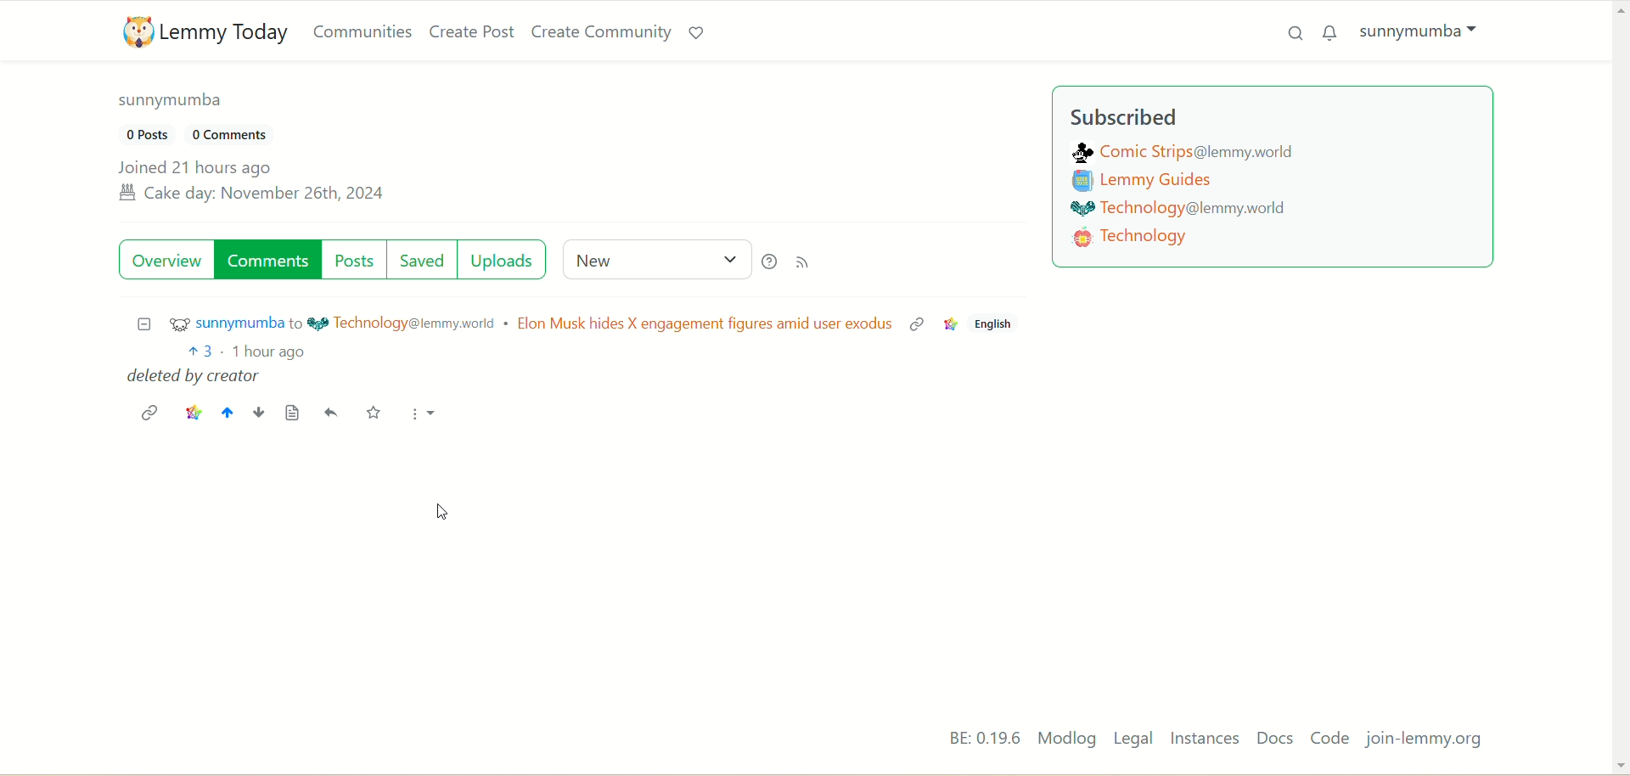  Describe the element at coordinates (1133, 739) in the screenshot. I see `Legal` at that location.